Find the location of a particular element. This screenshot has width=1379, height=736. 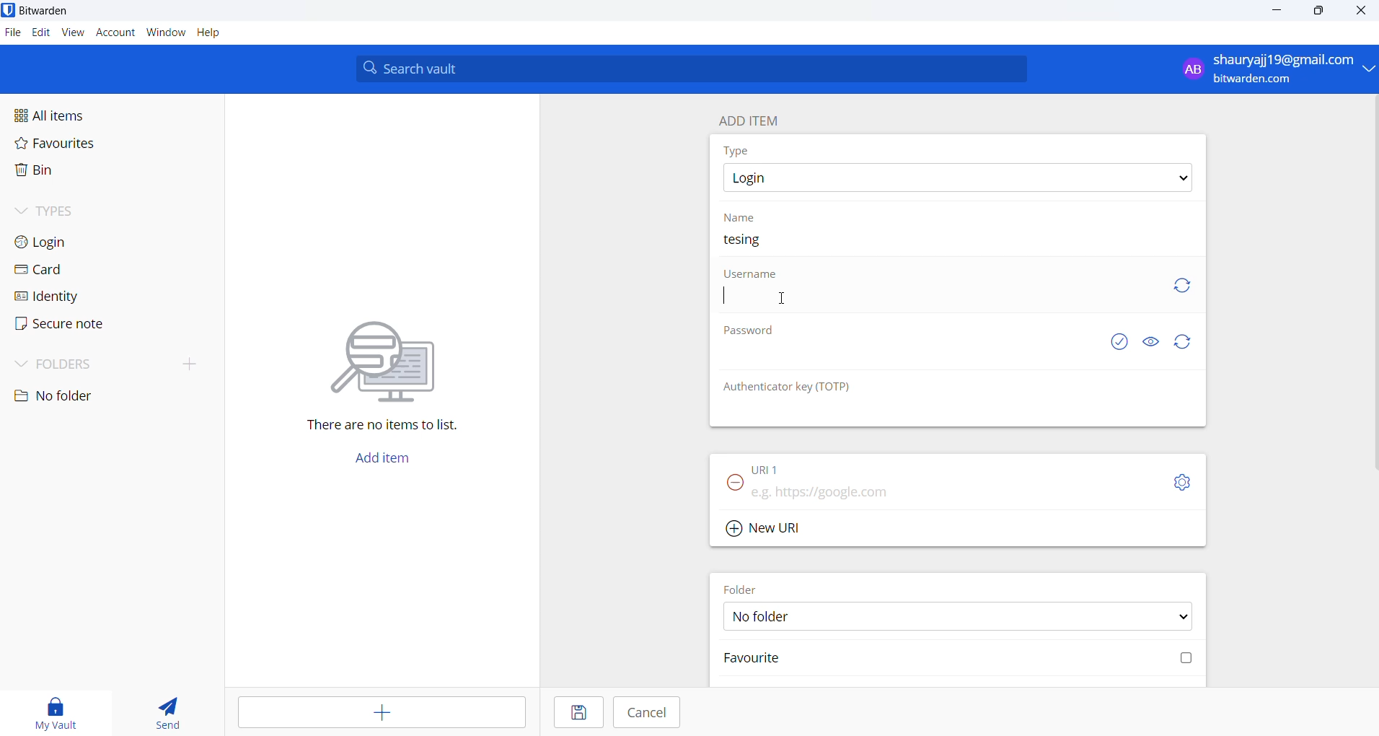

Folder is located at coordinates (746, 587).